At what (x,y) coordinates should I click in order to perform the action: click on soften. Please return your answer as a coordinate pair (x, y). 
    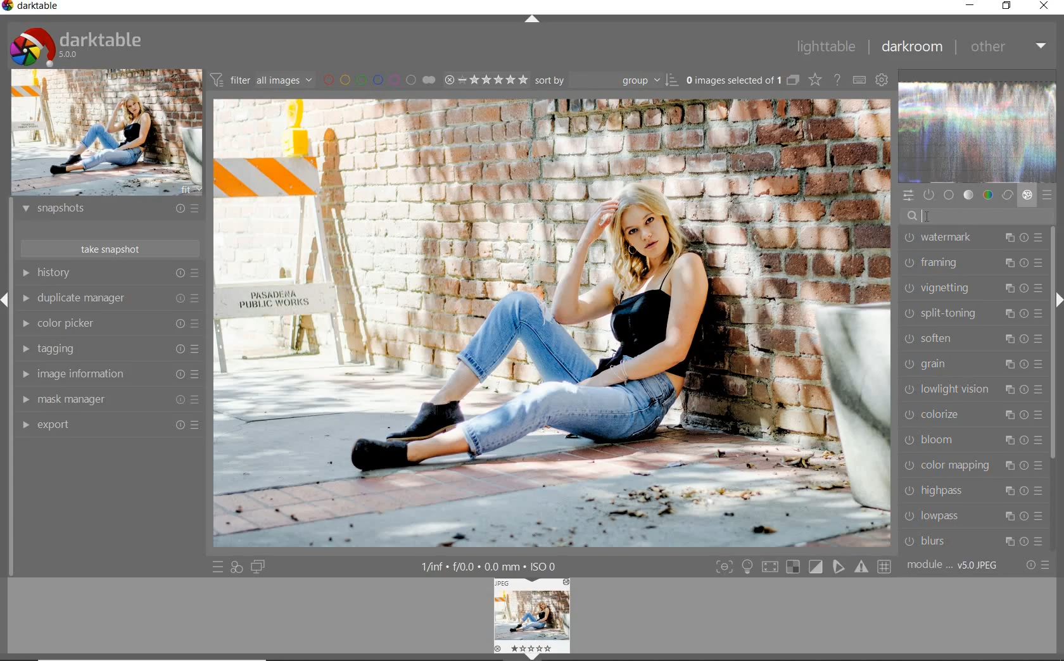
    Looking at the image, I should click on (972, 340).